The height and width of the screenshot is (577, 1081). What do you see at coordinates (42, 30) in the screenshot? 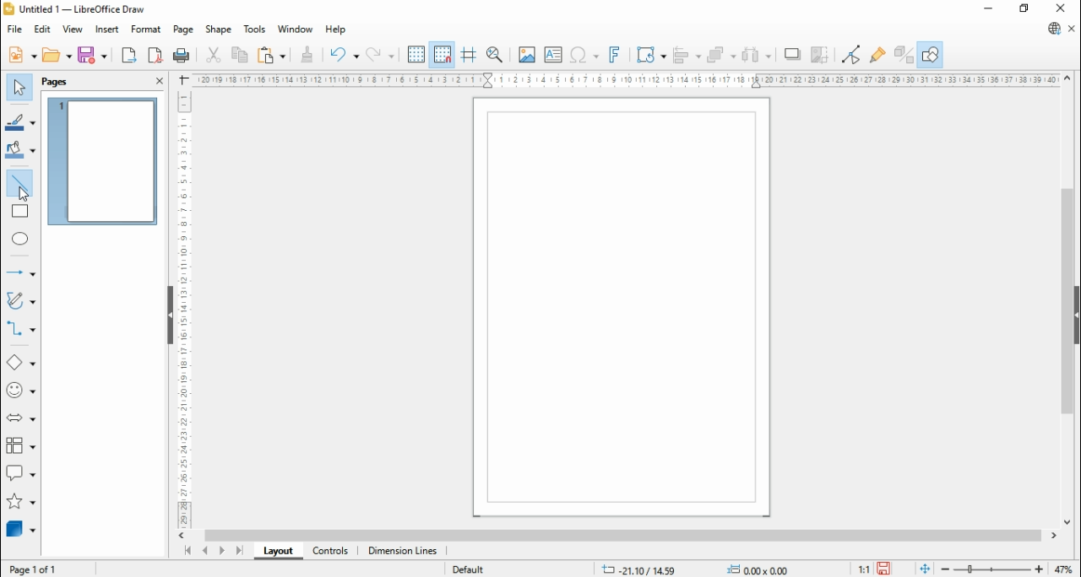
I see `edit` at bounding box center [42, 30].